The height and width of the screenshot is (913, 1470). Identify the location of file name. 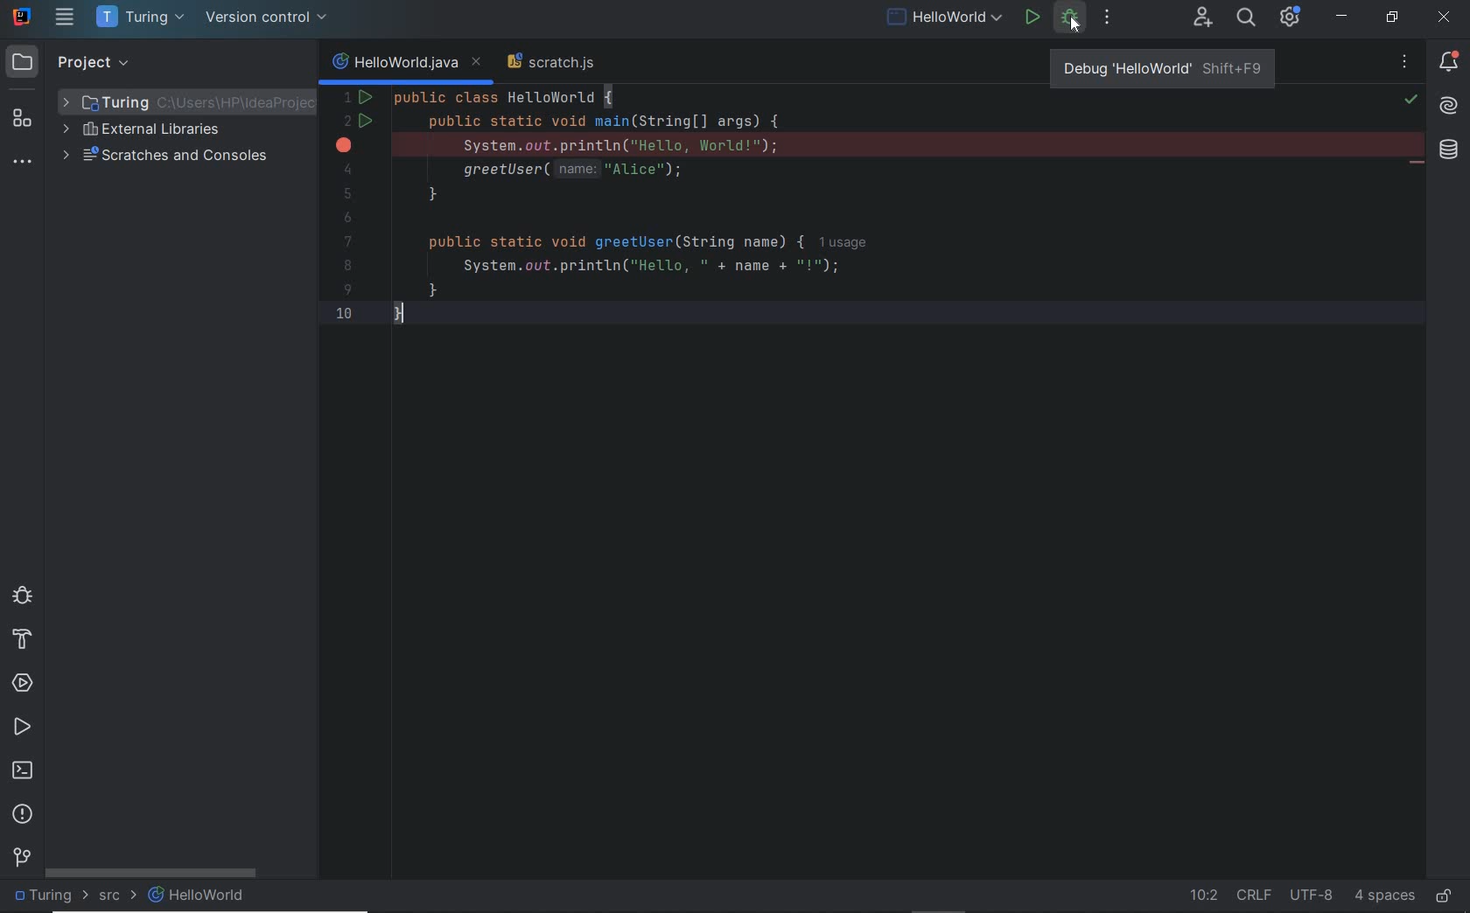
(944, 19).